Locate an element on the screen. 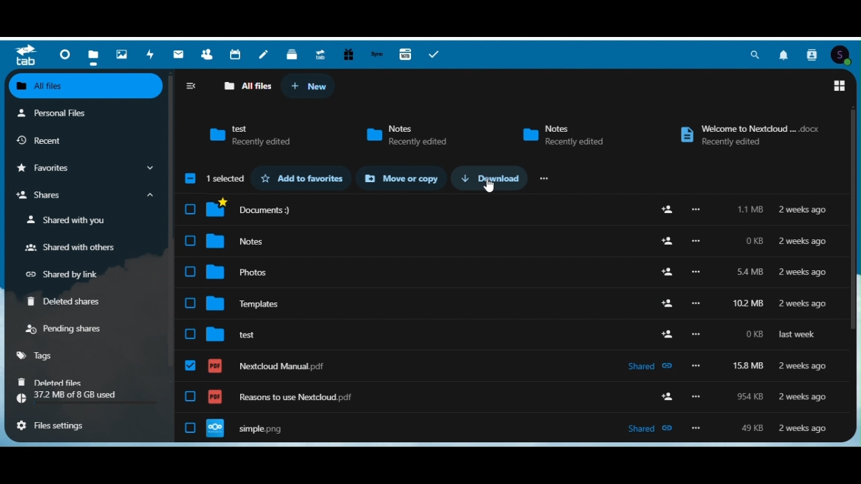 This screenshot has height=484, width=861.  is located at coordinates (91, 401).